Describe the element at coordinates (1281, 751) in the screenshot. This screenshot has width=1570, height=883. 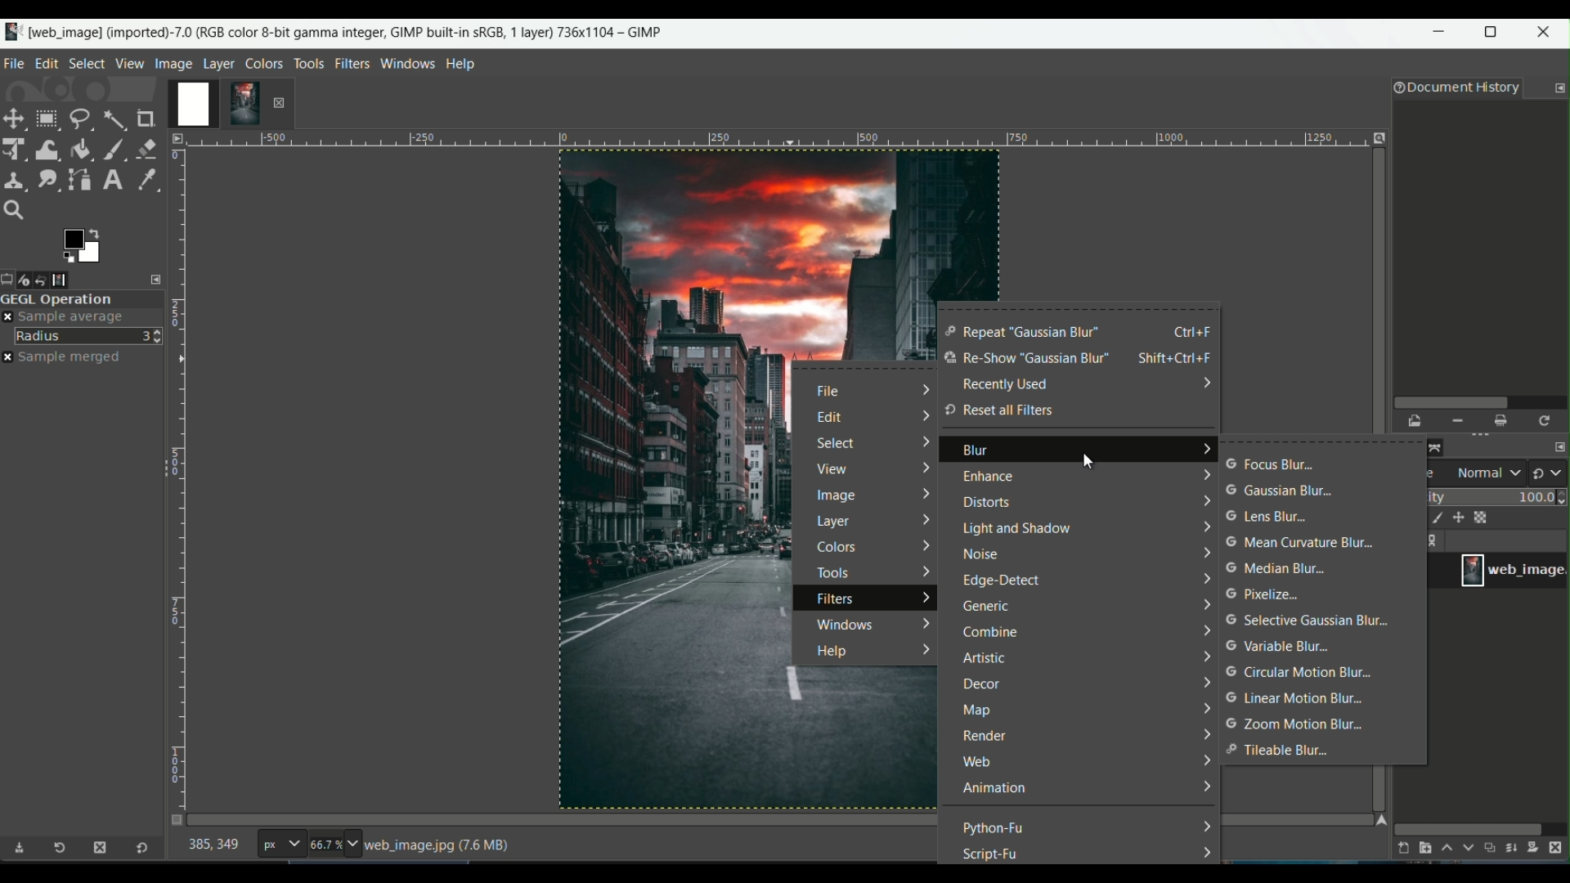
I see `tileable blur` at that location.